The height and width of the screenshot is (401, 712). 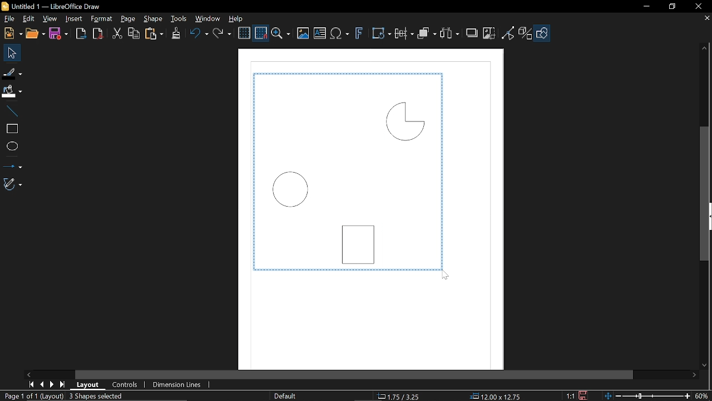 I want to click on Shape, so click(x=153, y=19).